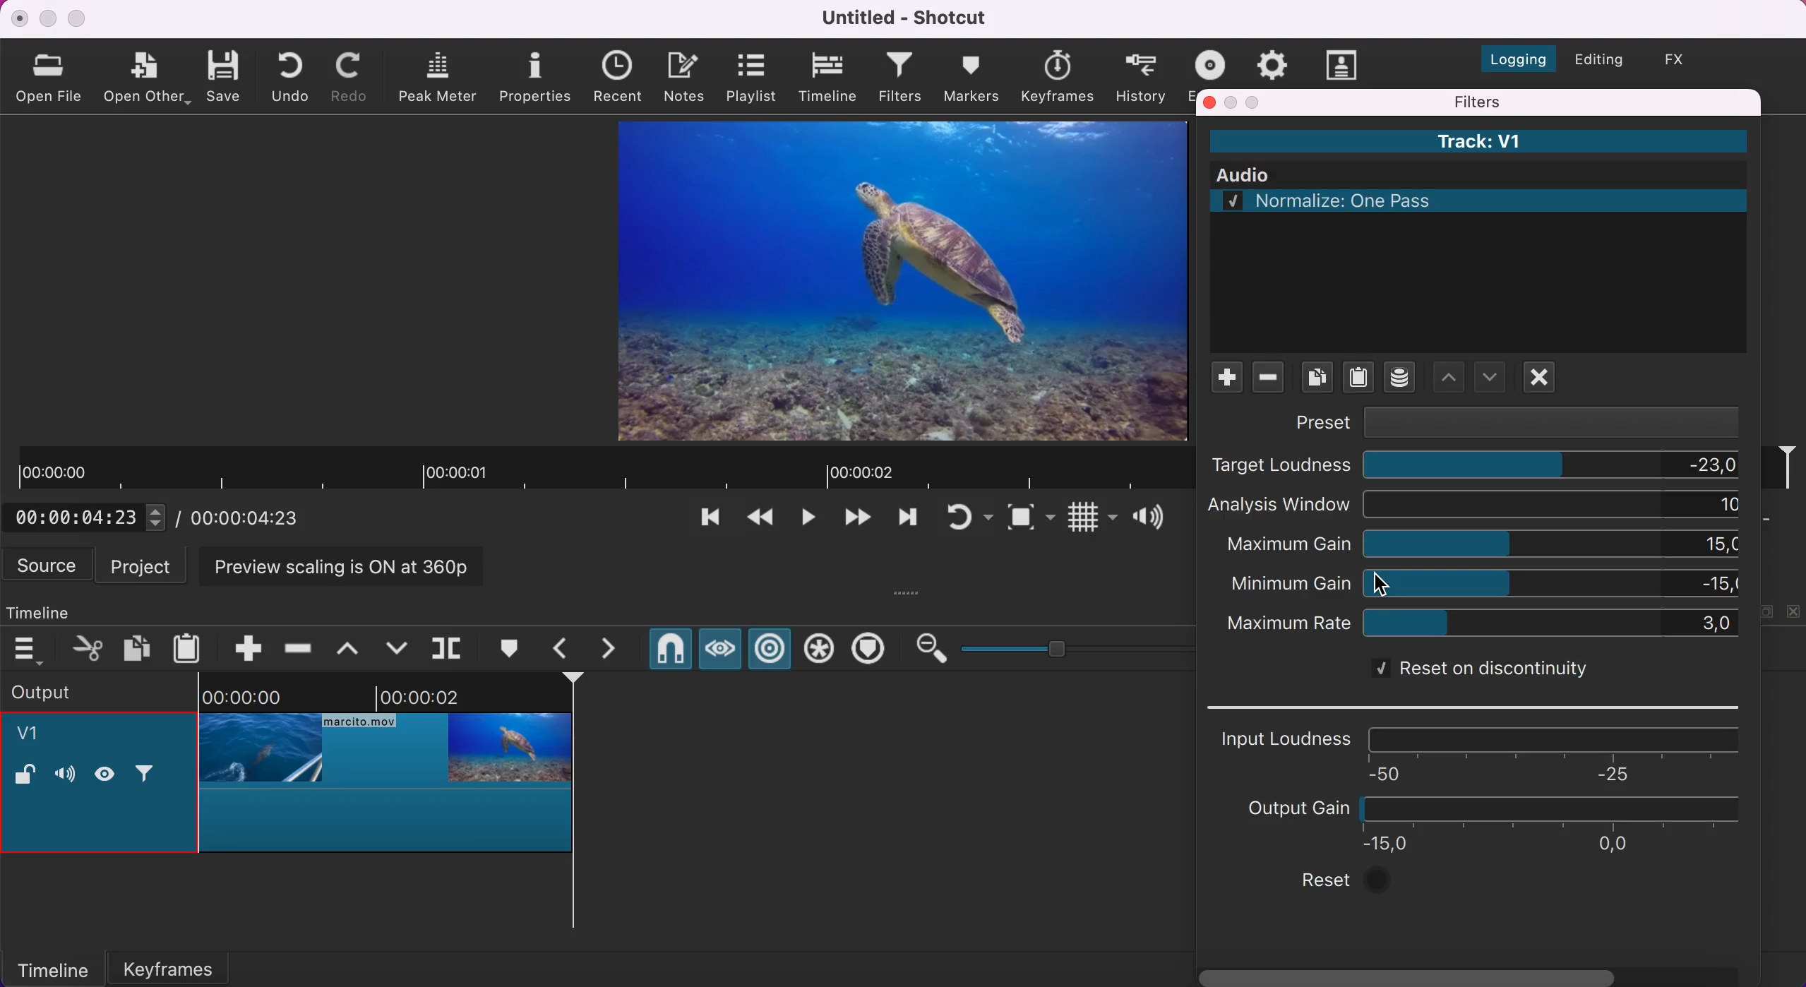  What do you see at coordinates (1477, 141) in the screenshot?
I see `Track: V1` at bounding box center [1477, 141].